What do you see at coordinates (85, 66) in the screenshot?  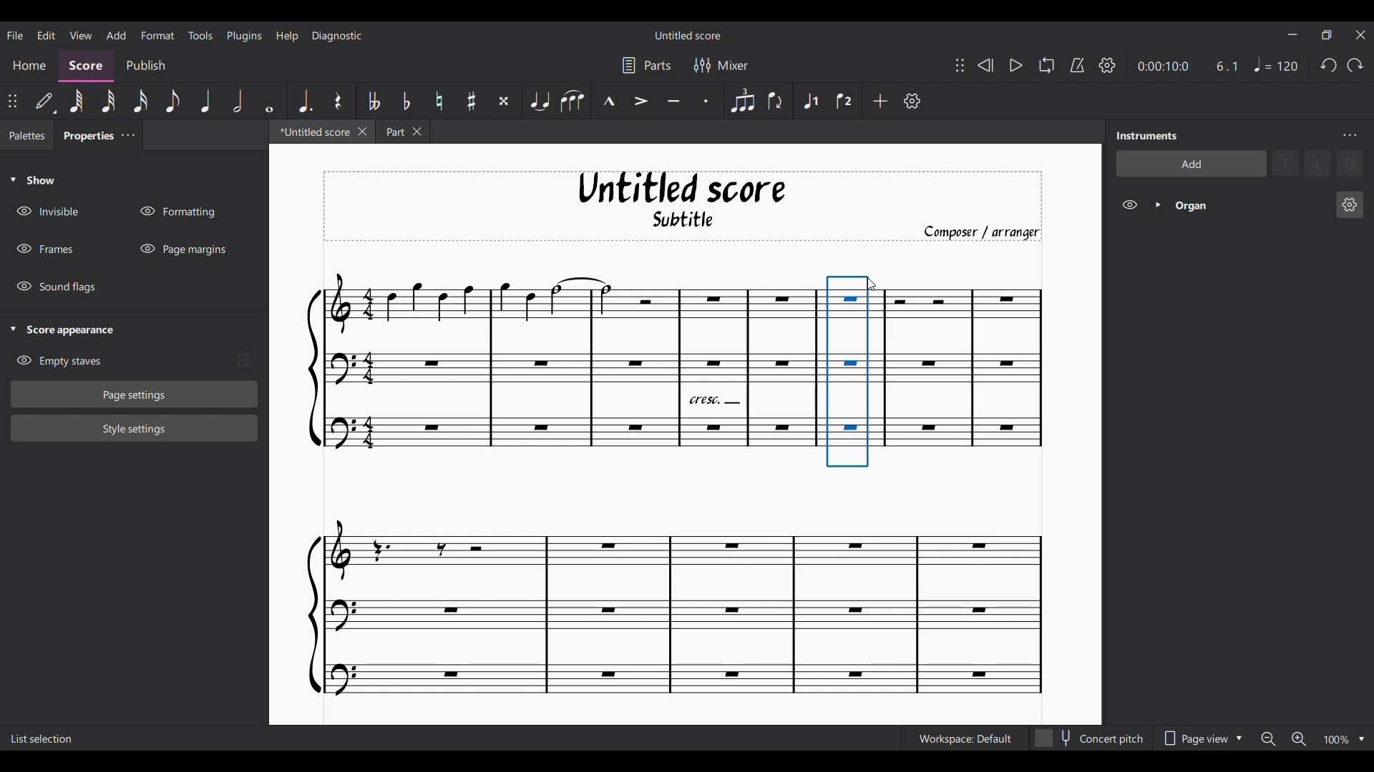 I see `Score section` at bounding box center [85, 66].